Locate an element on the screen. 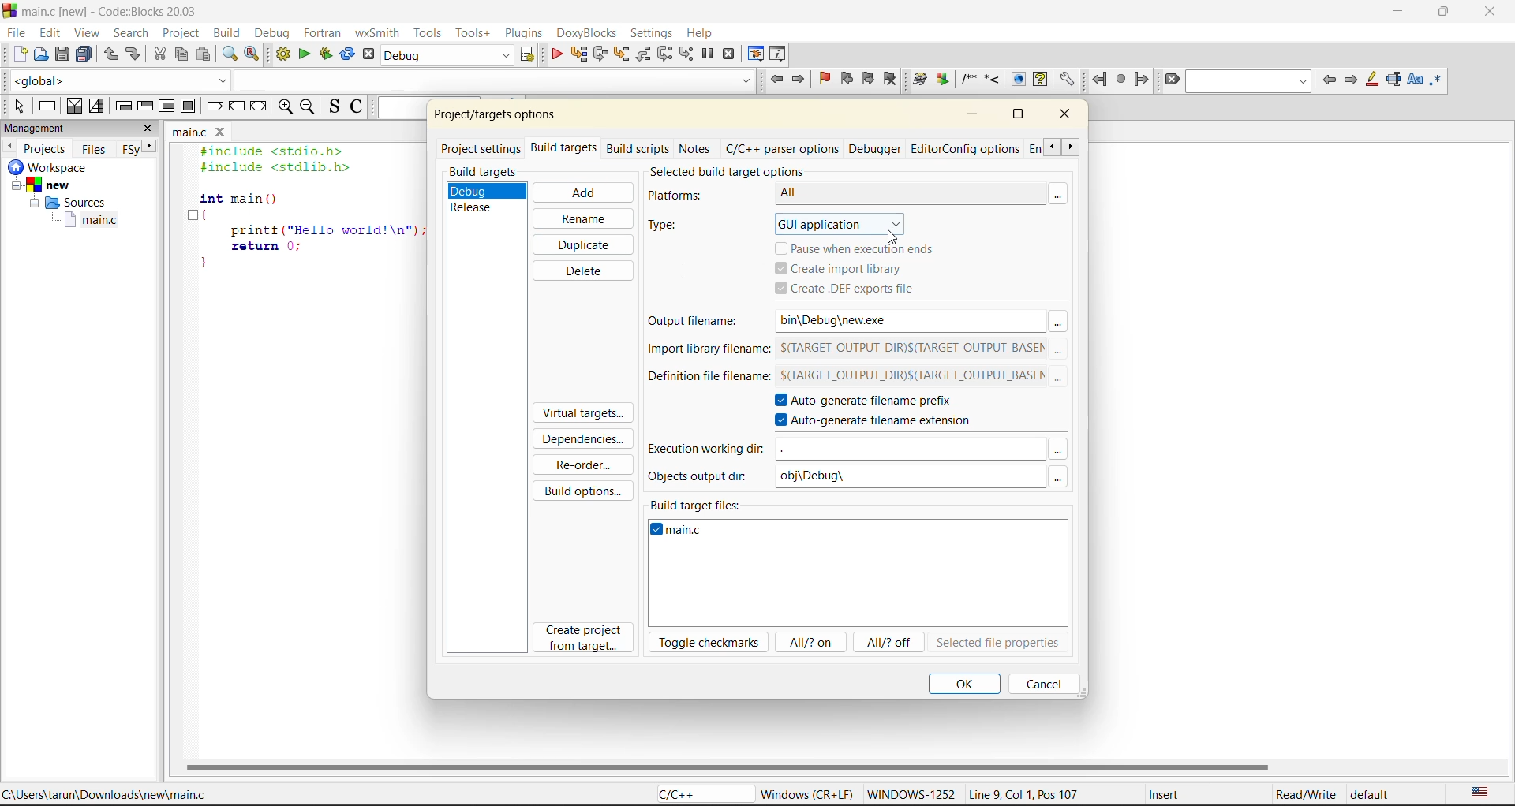 Image resolution: width=1515 pixels, height=806 pixels. selected text is located at coordinates (1396, 79).